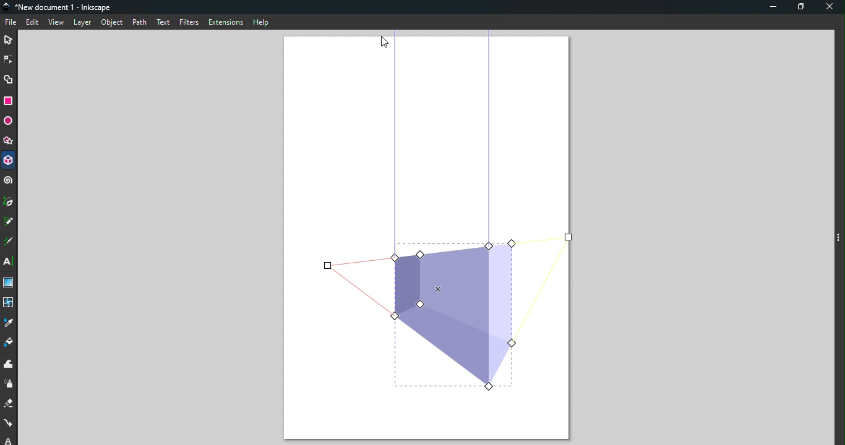  Describe the element at coordinates (32, 23) in the screenshot. I see `Edit` at that location.